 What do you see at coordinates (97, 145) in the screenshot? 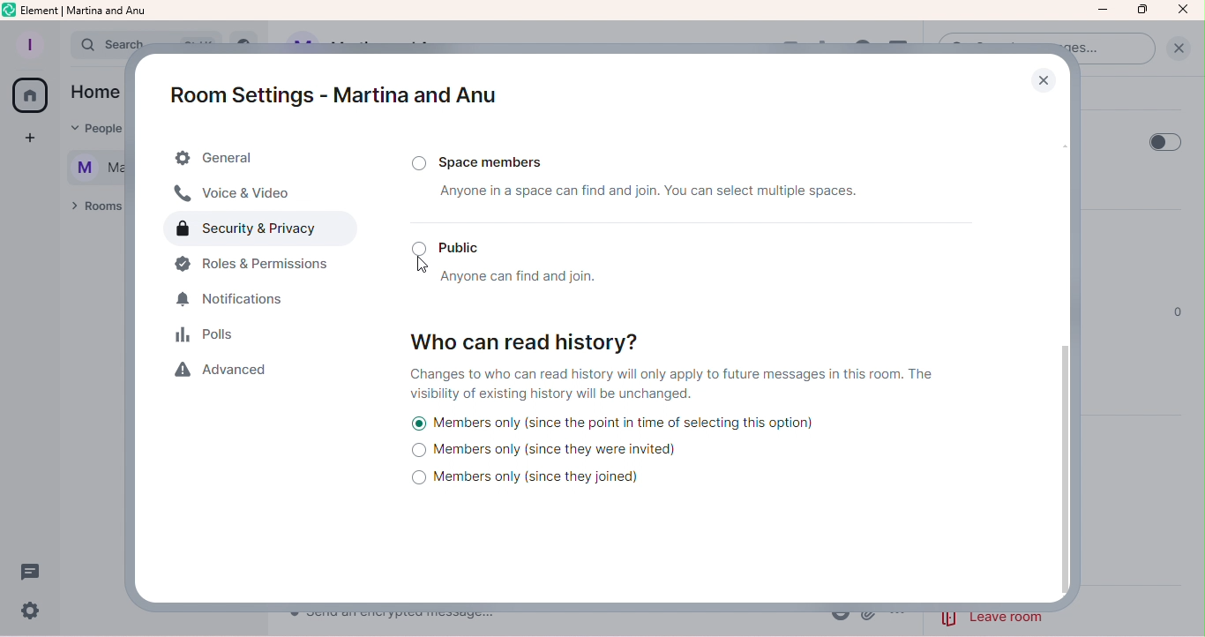
I see `text` at bounding box center [97, 145].